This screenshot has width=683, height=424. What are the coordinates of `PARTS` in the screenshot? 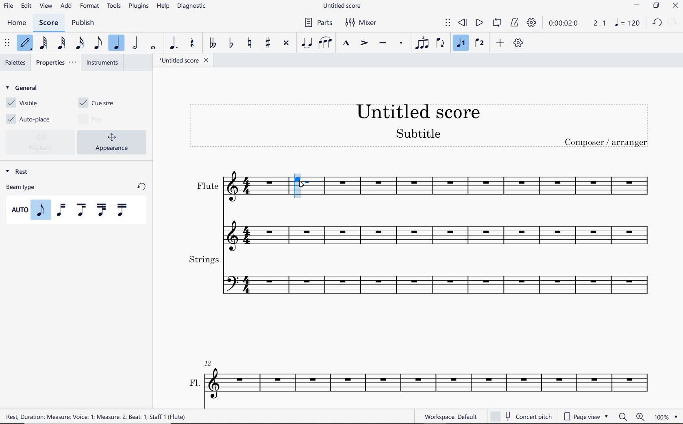 It's located at (320, 23).